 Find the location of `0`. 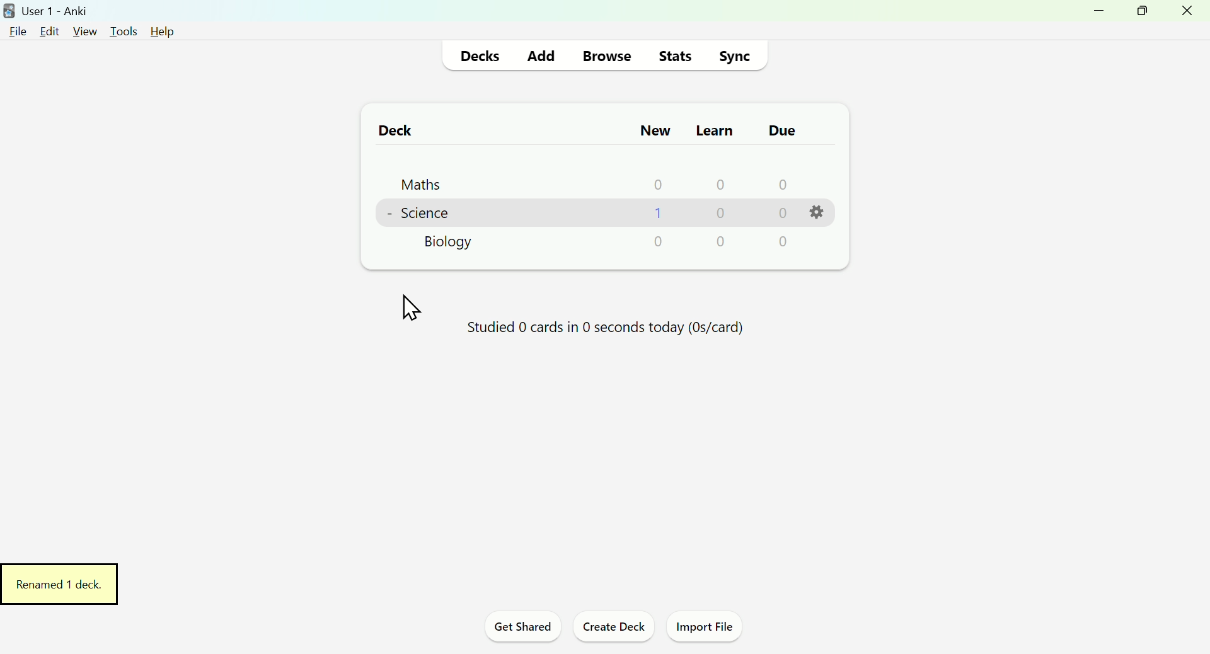

0 is located at coordinates (783, 242).